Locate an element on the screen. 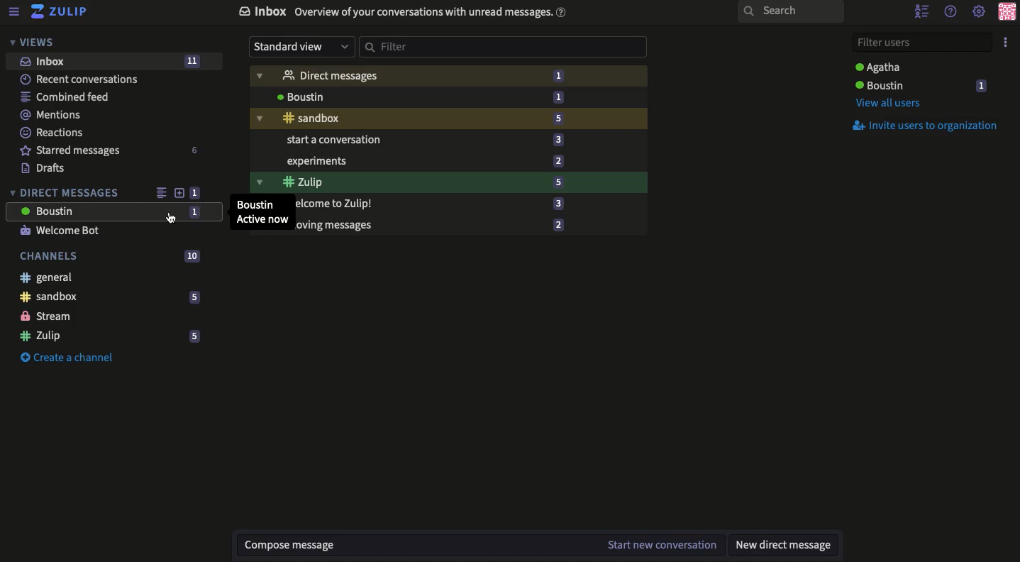  Welcome bot is located at coordinates (64, 231).